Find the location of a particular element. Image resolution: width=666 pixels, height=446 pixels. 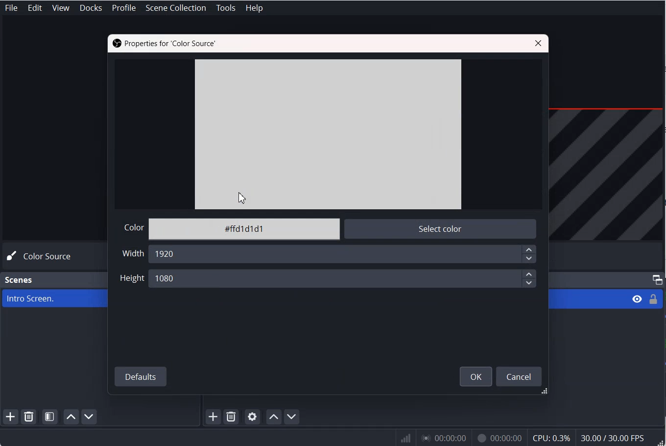

Move Source Down is located at coordinates (292, 417).